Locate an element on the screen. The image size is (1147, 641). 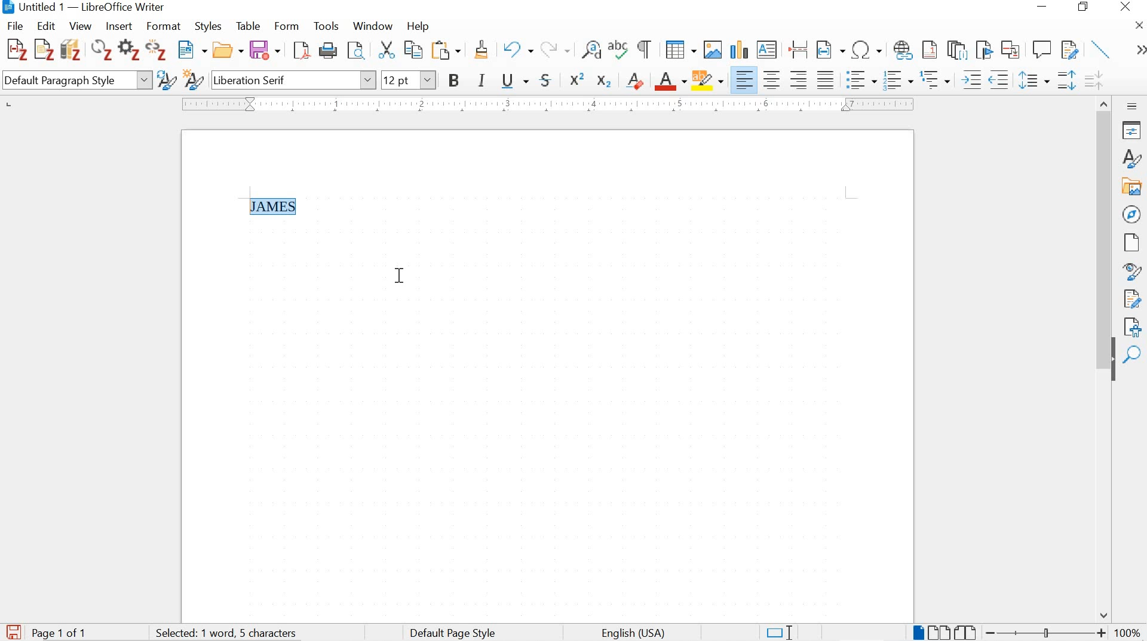
save is located at coordinates (265, 50).